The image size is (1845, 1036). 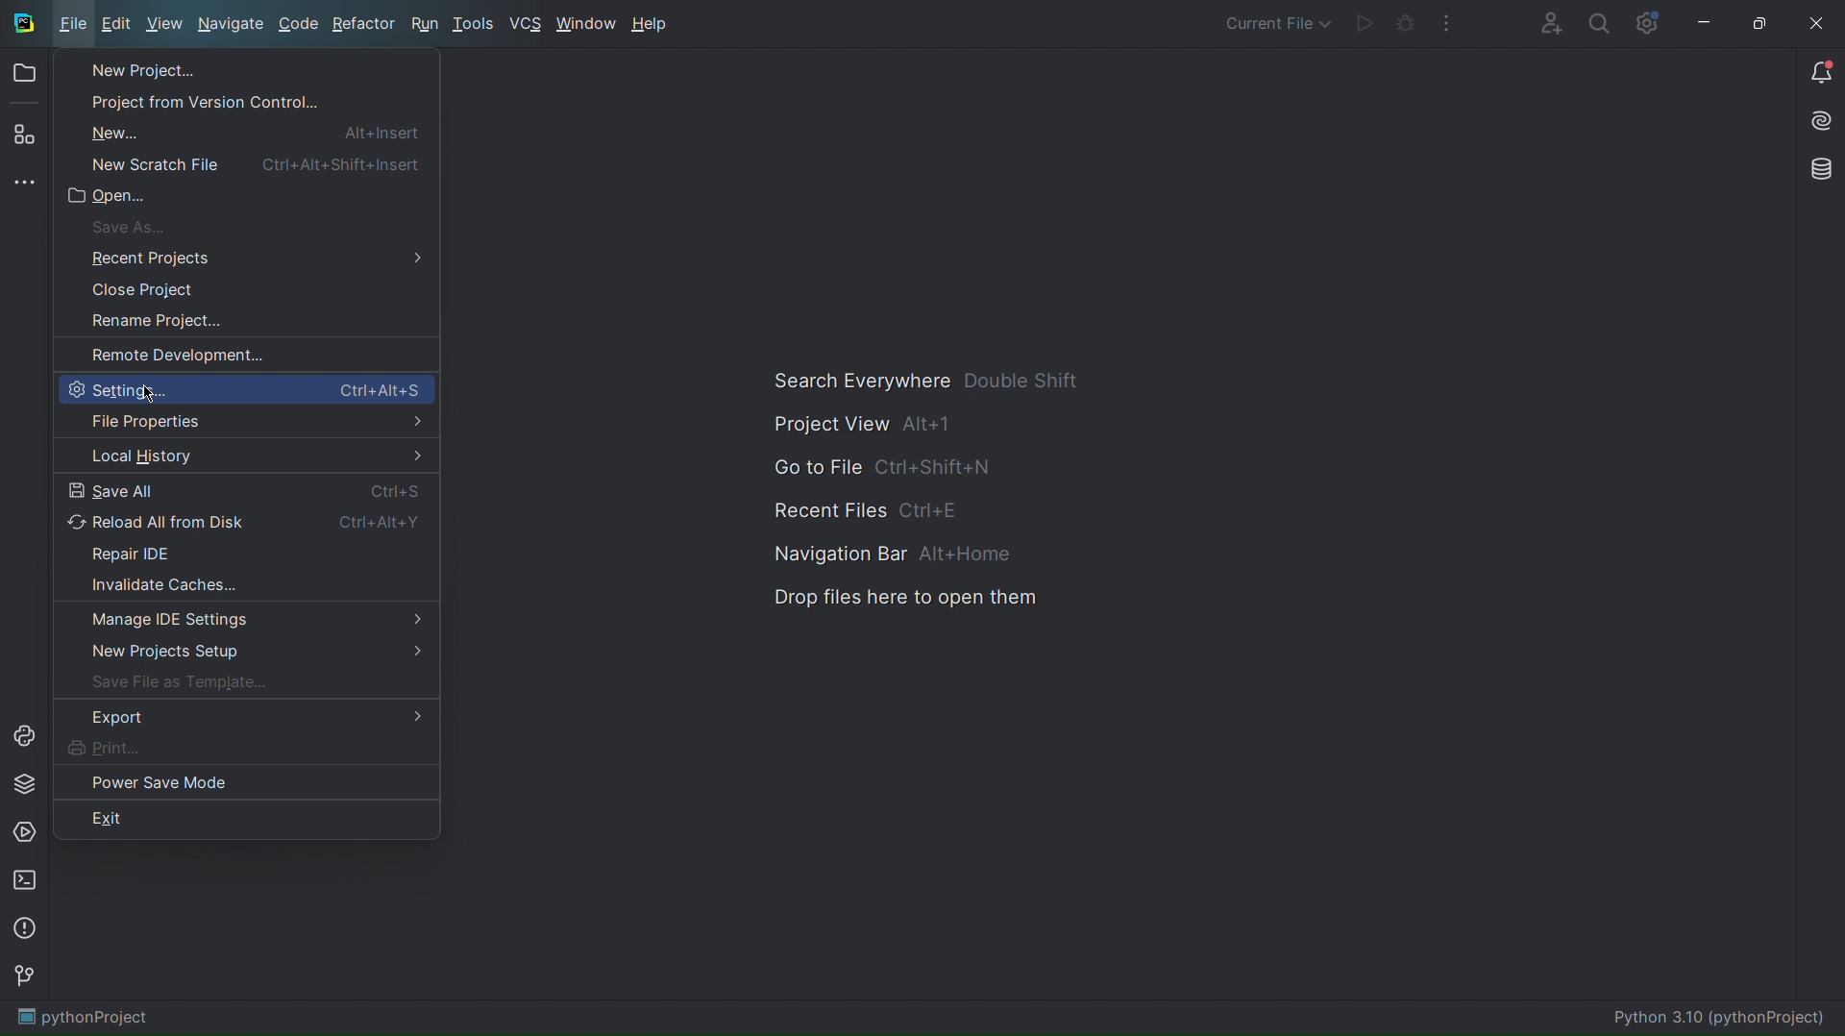 What do you see at coordinates (926, 387) in the screenshot?
I see `Search Everywhere` at bounding box center [926, 387].